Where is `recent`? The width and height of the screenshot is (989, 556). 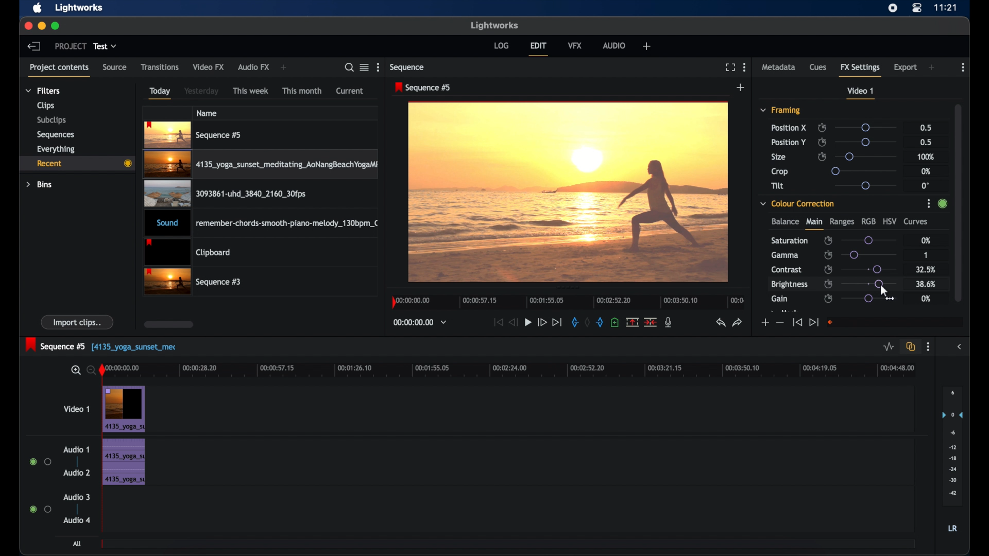 recent is located at coordinates (76, 164).